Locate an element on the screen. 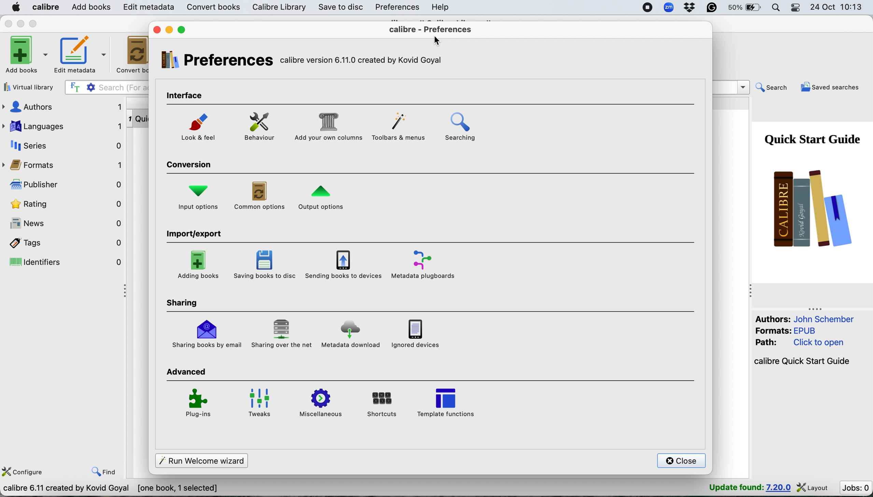 Image resolution: width=873 pixels, height=497 pixels. find is located at coordinates (105, 471).